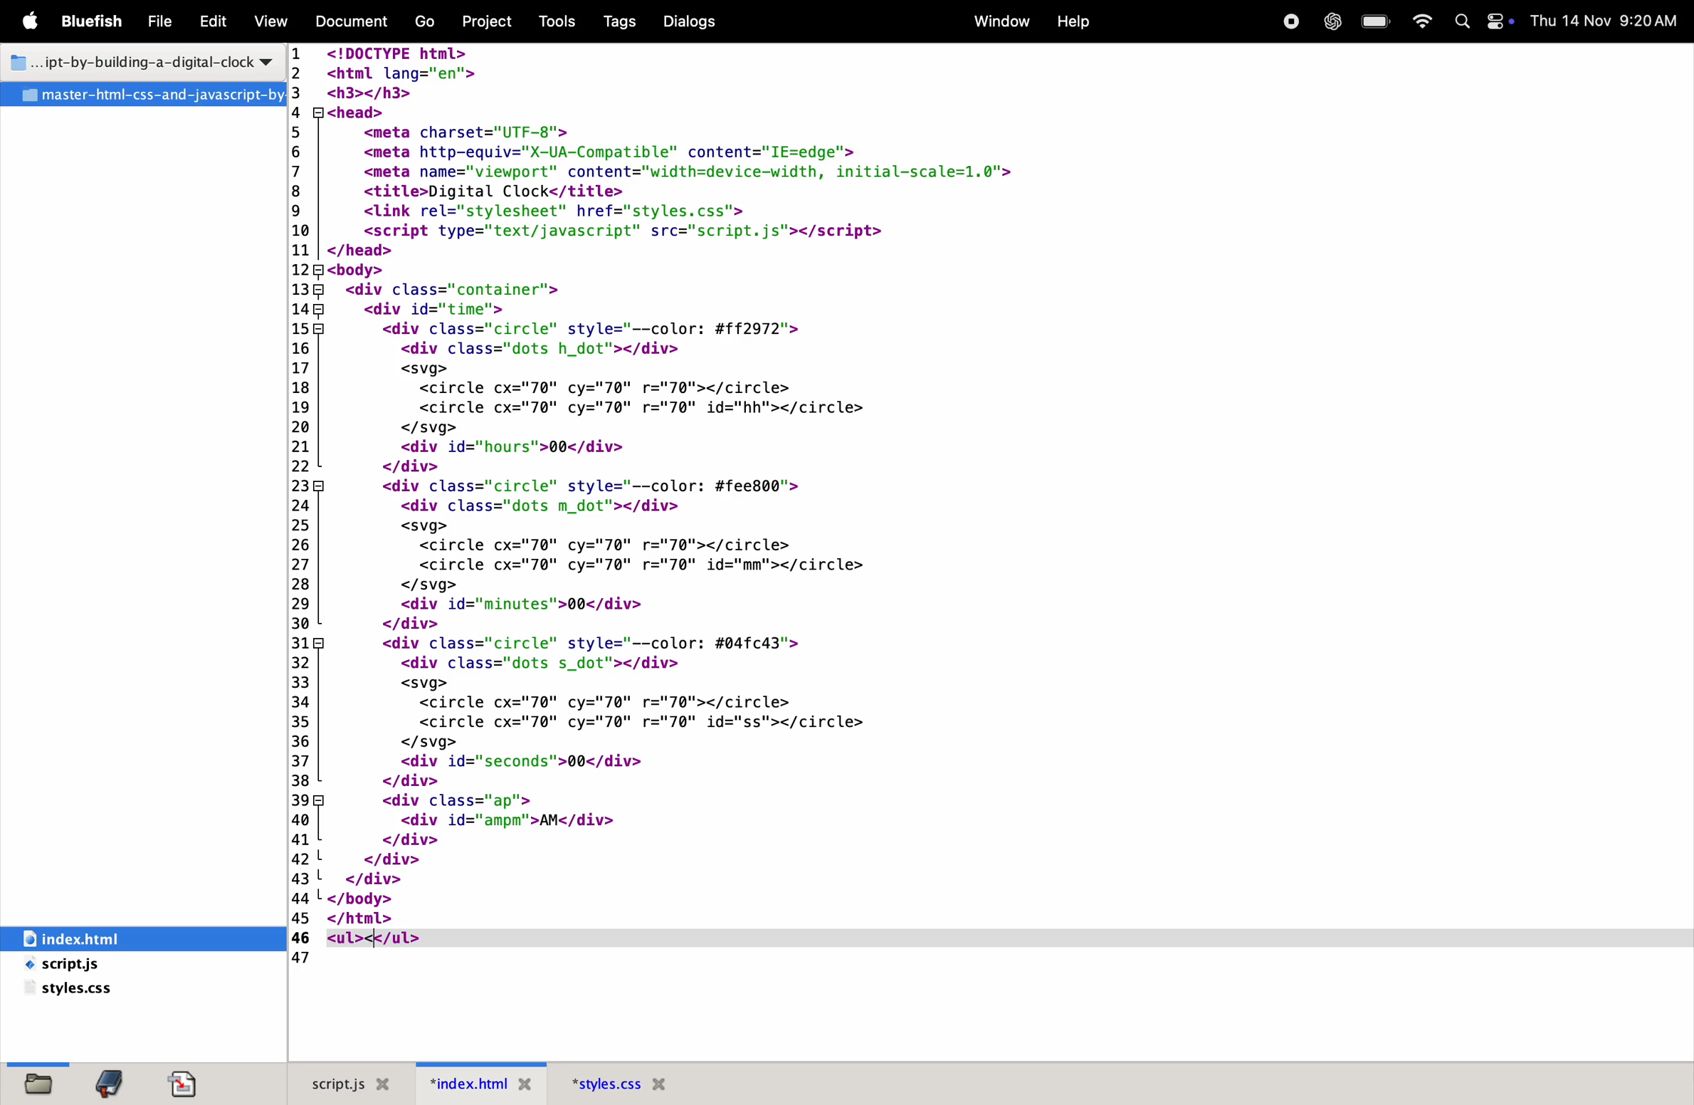 Image resolution: width=1694 pixels, height=1105 pixels. Describe the element at coordinates (1328, 23) in the screenshot. I see `Chatgpt` at that location.